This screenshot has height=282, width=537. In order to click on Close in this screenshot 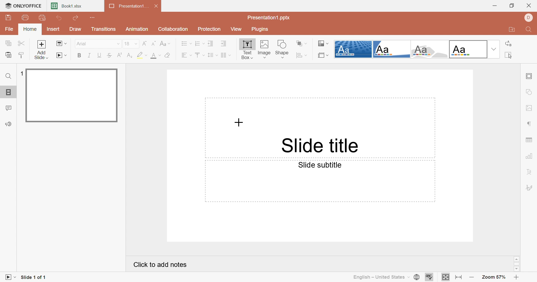, I will do `click(530, 4)`.